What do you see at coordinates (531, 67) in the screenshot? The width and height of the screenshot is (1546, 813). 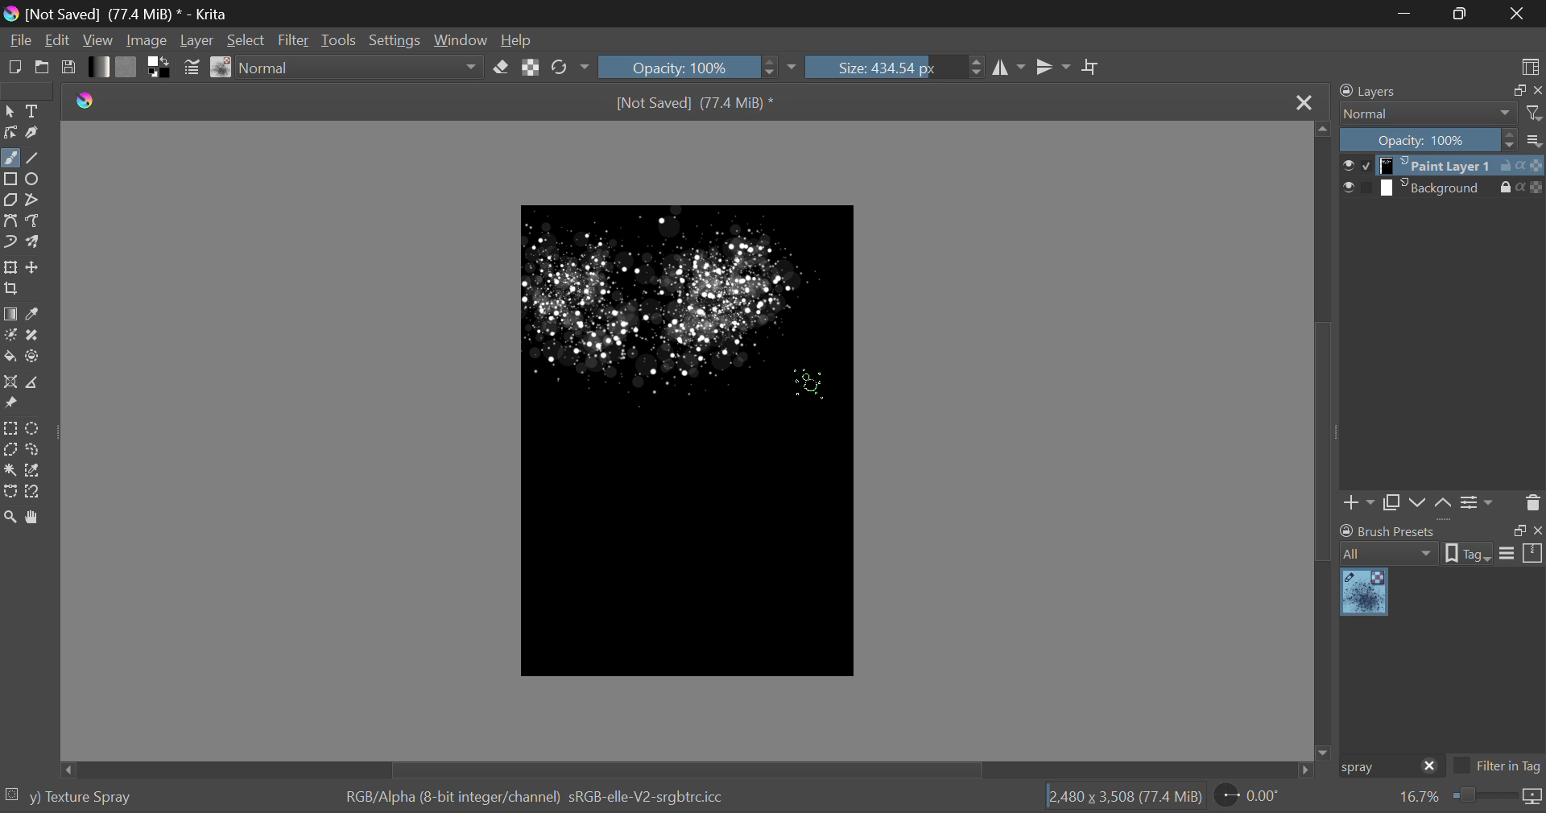 I see `Lock Alpha` at bounding box center [531, 67].